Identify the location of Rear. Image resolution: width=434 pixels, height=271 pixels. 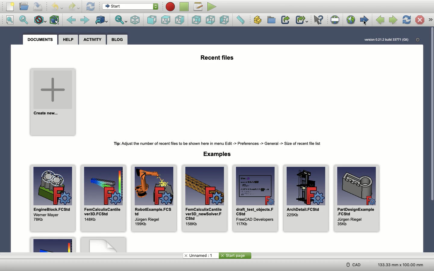
(198, 20).